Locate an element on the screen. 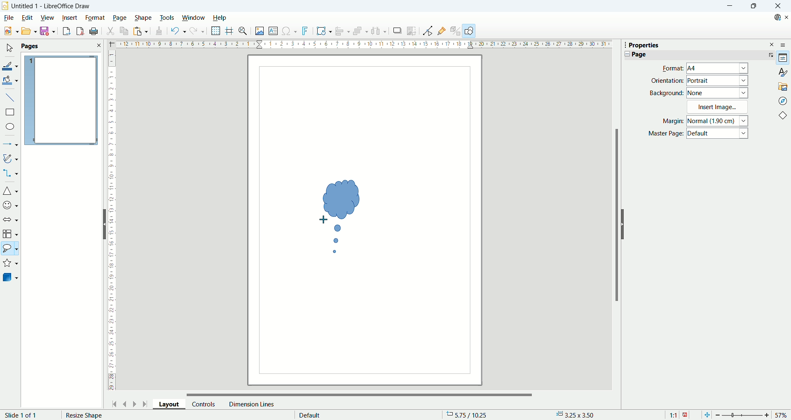  A4 is located at coordinates (718, 69).